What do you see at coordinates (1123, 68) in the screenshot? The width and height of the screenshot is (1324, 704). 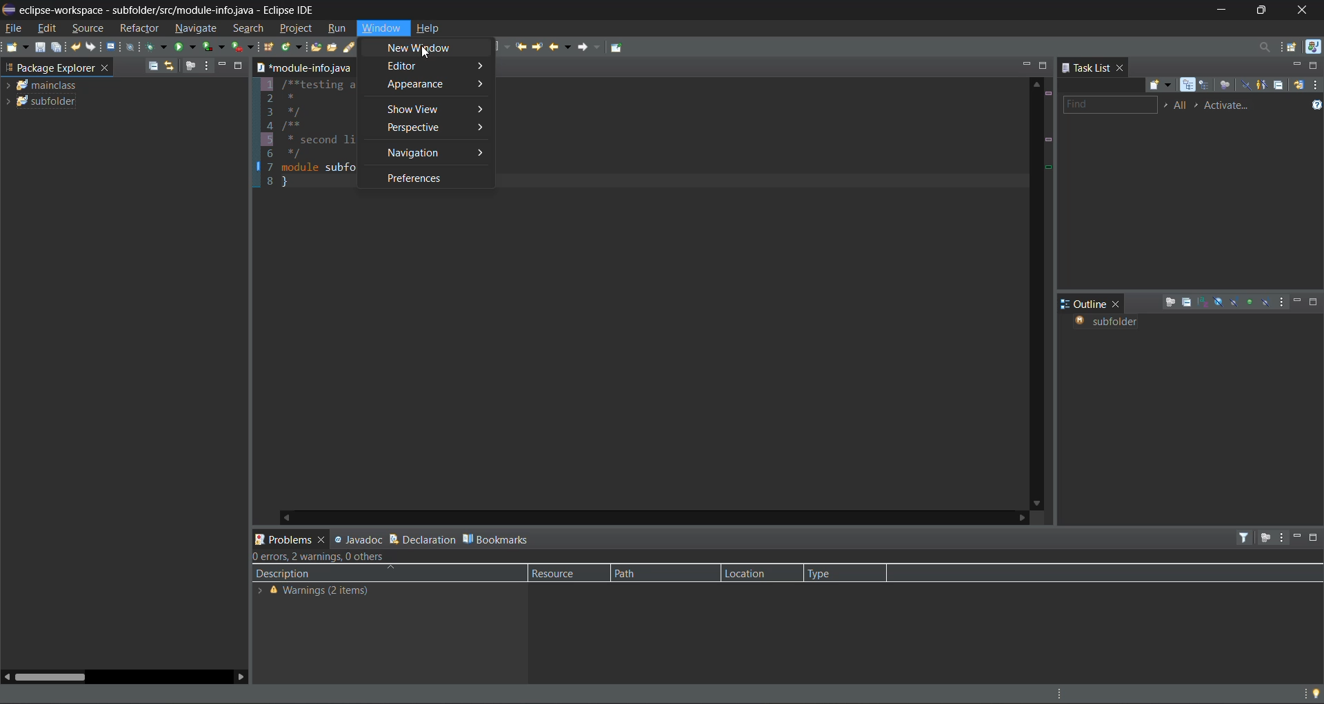 I see `close` at bounding box center [1123, 68].